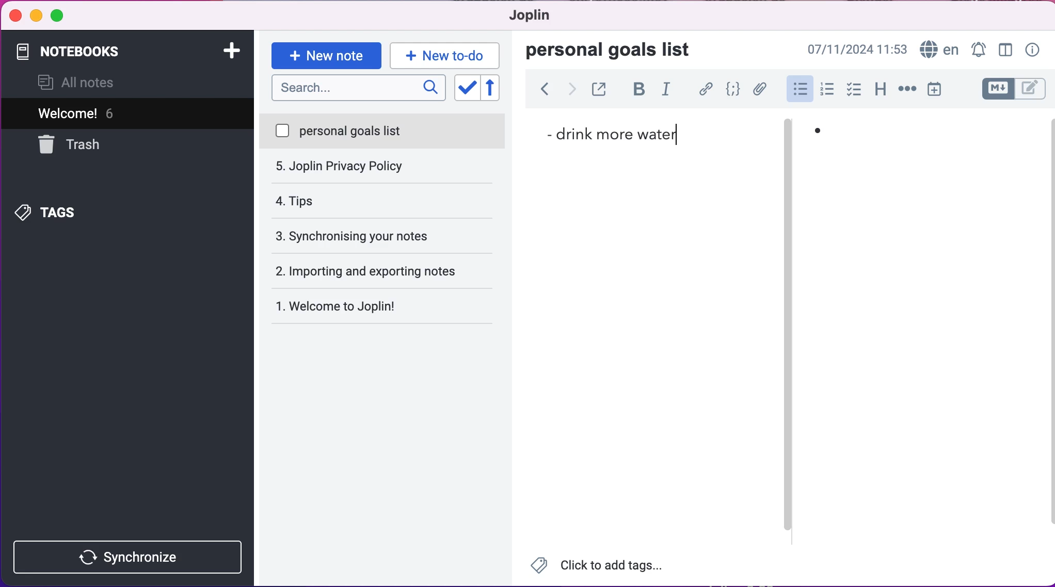 The image size is (1055, 587). I want to click on code, so click(731, 90).